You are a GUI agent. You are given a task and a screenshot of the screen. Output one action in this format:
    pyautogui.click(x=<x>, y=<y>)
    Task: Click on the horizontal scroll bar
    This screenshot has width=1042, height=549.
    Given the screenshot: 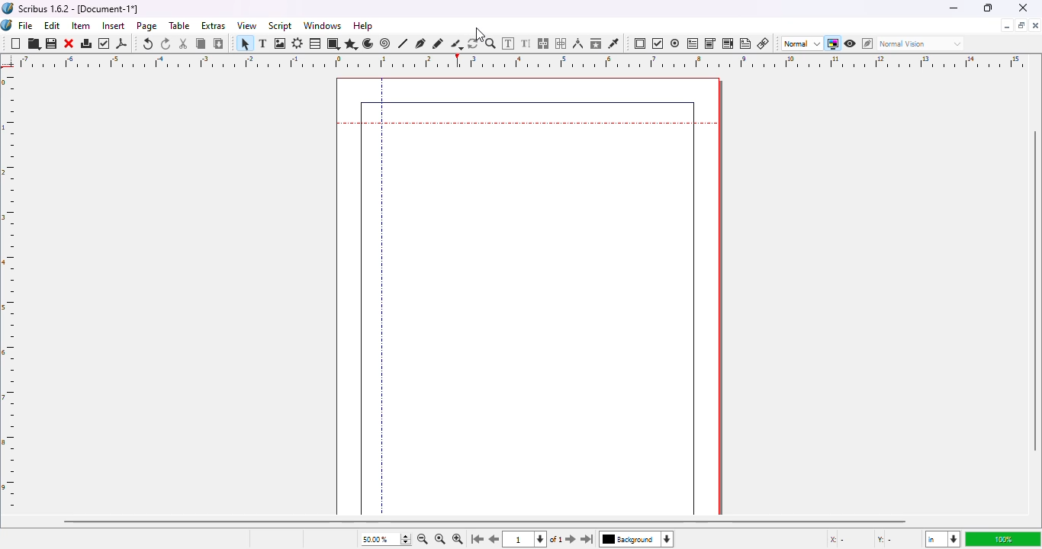 What is the action you would take?
    pyautogui.click(x=484, y=521)
    